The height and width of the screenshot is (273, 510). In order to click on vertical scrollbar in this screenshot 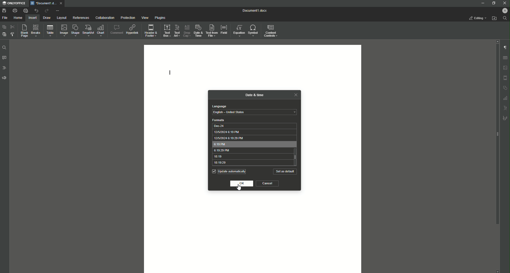, I will do `click(296, 157)`.